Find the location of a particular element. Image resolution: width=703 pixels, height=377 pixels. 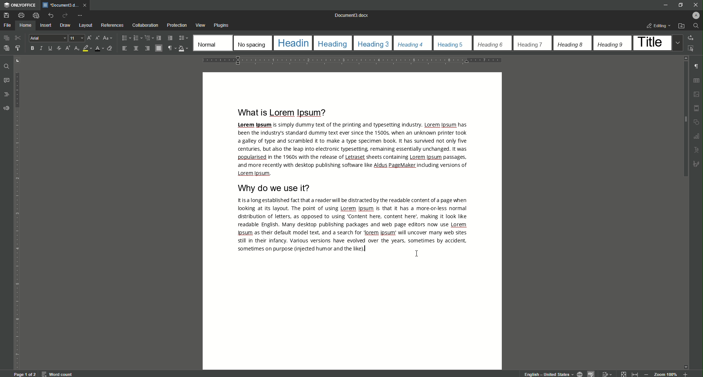

Heading 4 is located at coordinates (411, 44).